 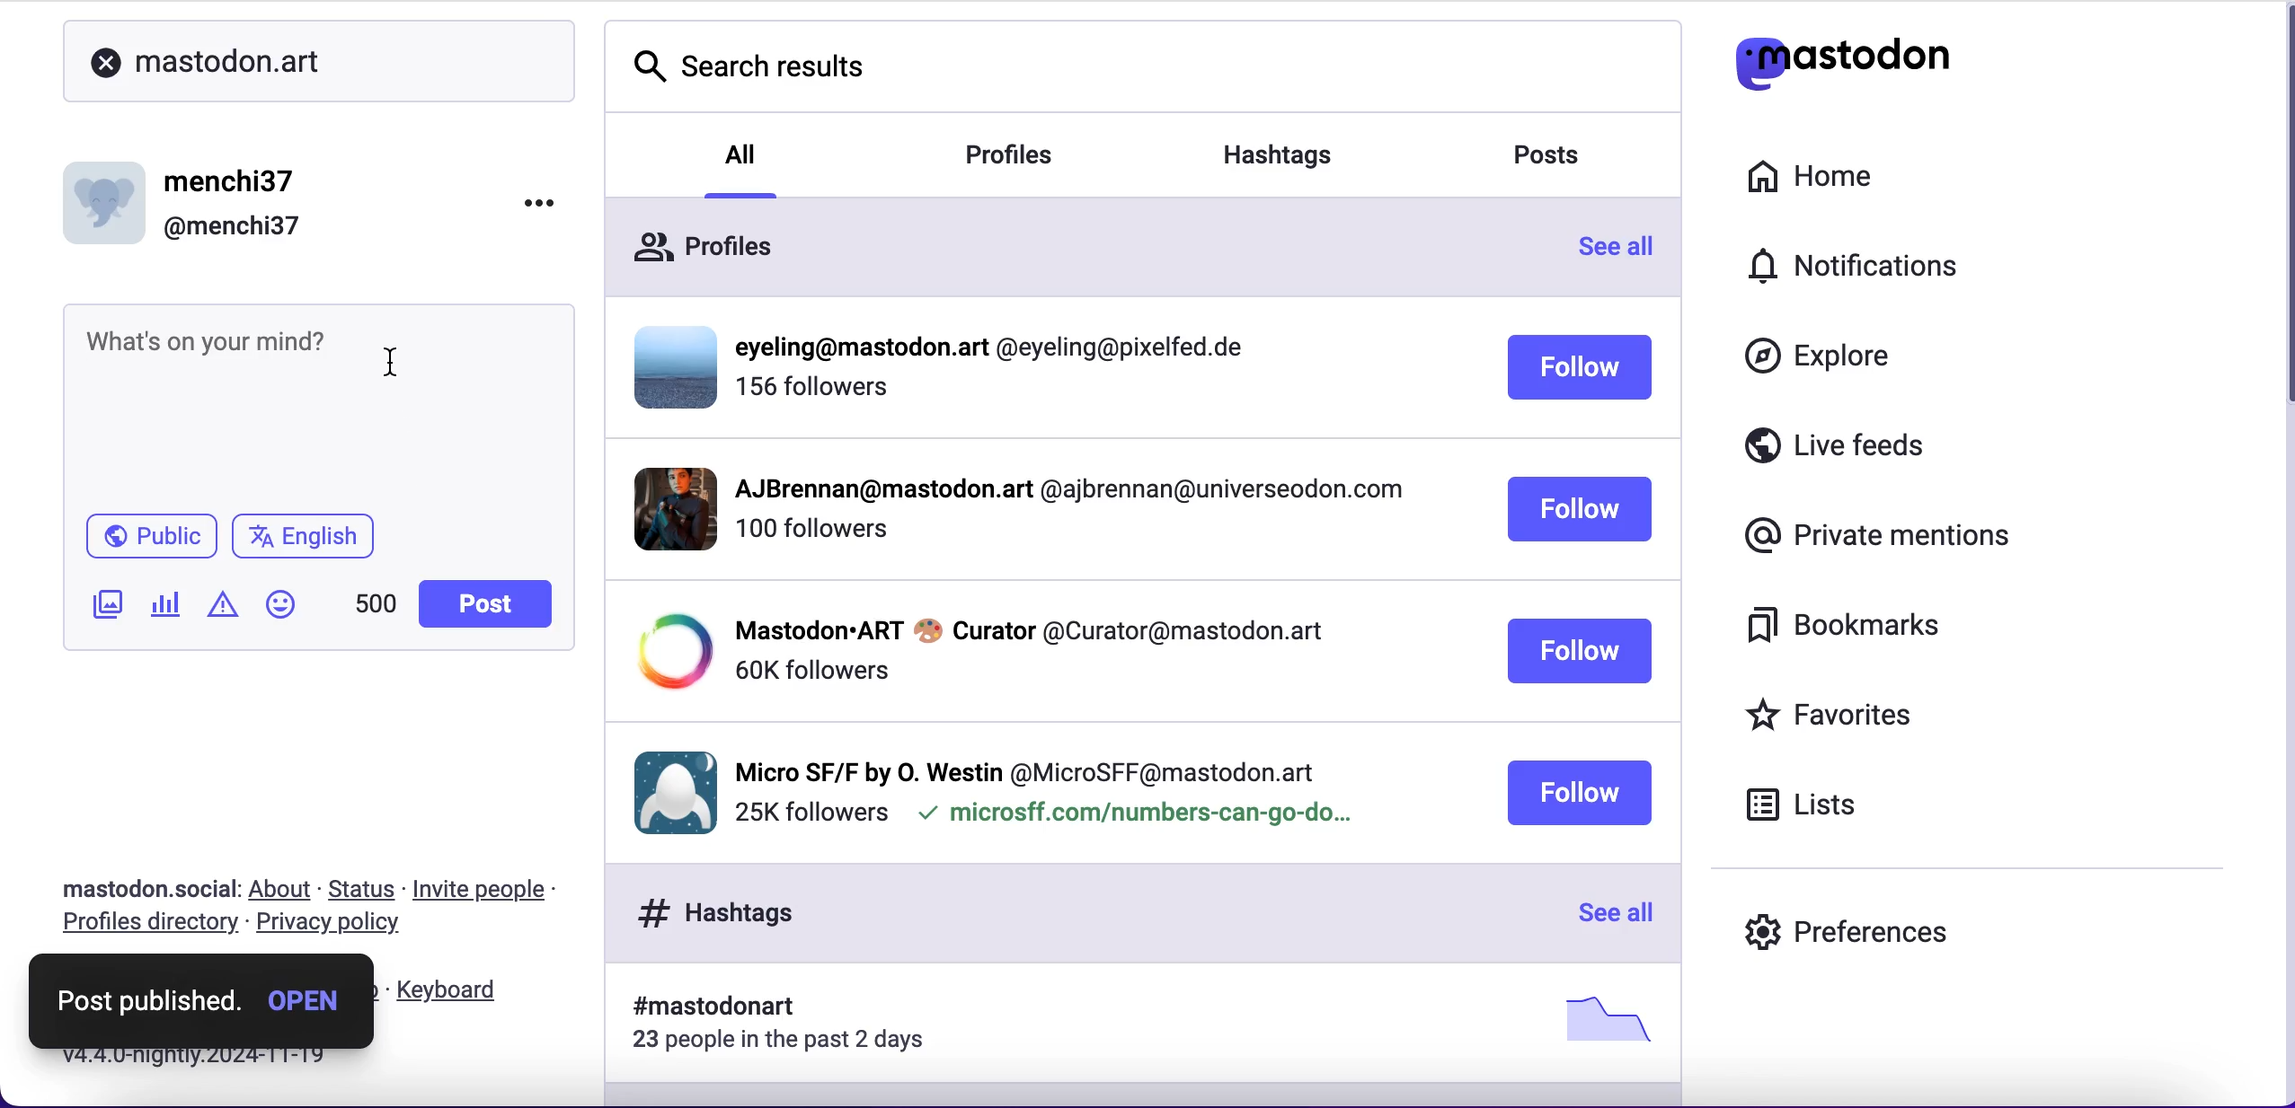 What do you see at coordinates (1301, 148) in the screenshot?
I see `hashtags` at bounding box center [1301, 148].